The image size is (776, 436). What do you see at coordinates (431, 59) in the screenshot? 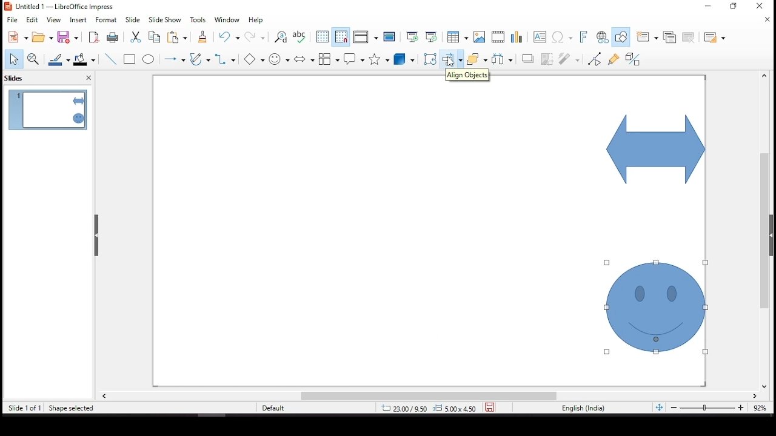
I see `rotate` at bounding box center [431, 59].